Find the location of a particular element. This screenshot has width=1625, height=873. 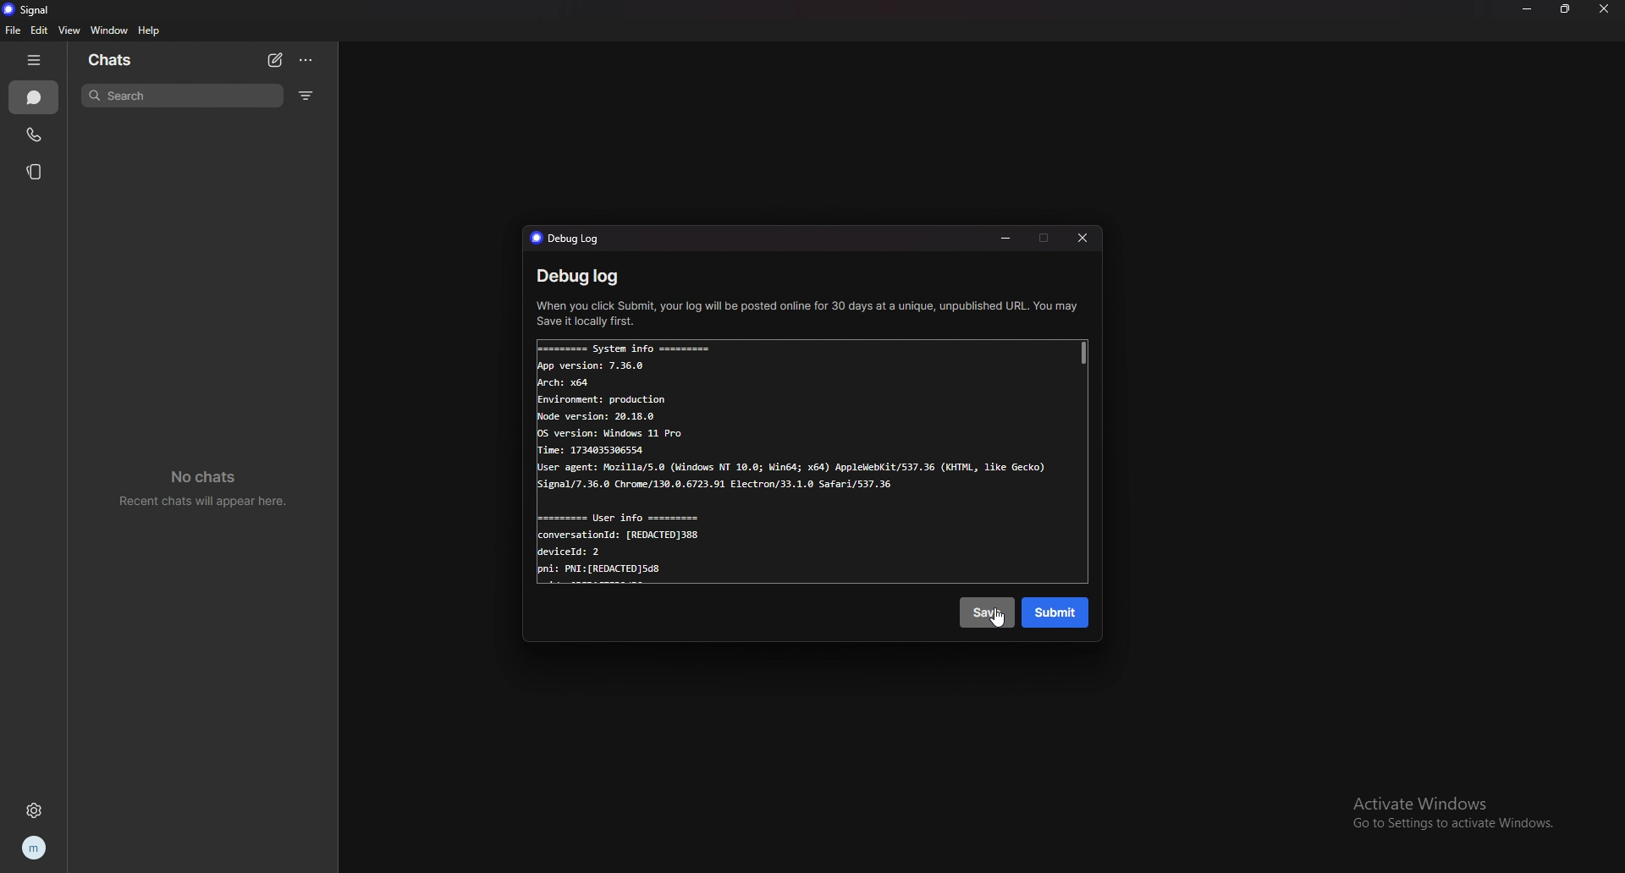

scroll bar is located at coordinates (1086, 353).